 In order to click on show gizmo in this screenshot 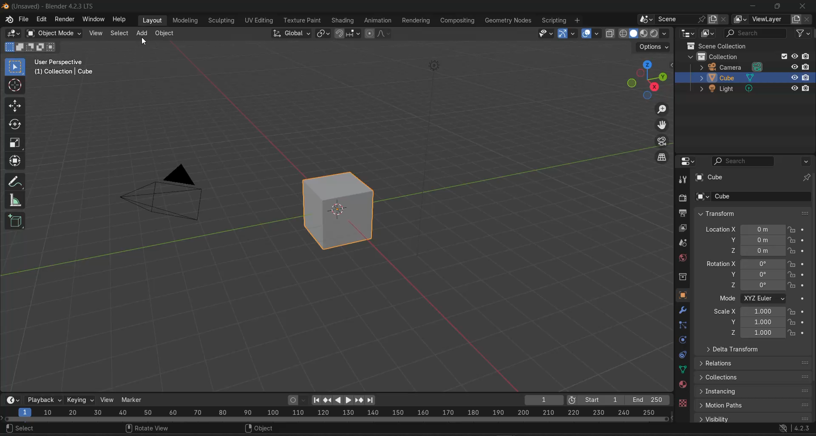, I will do `click(562, 34)`.